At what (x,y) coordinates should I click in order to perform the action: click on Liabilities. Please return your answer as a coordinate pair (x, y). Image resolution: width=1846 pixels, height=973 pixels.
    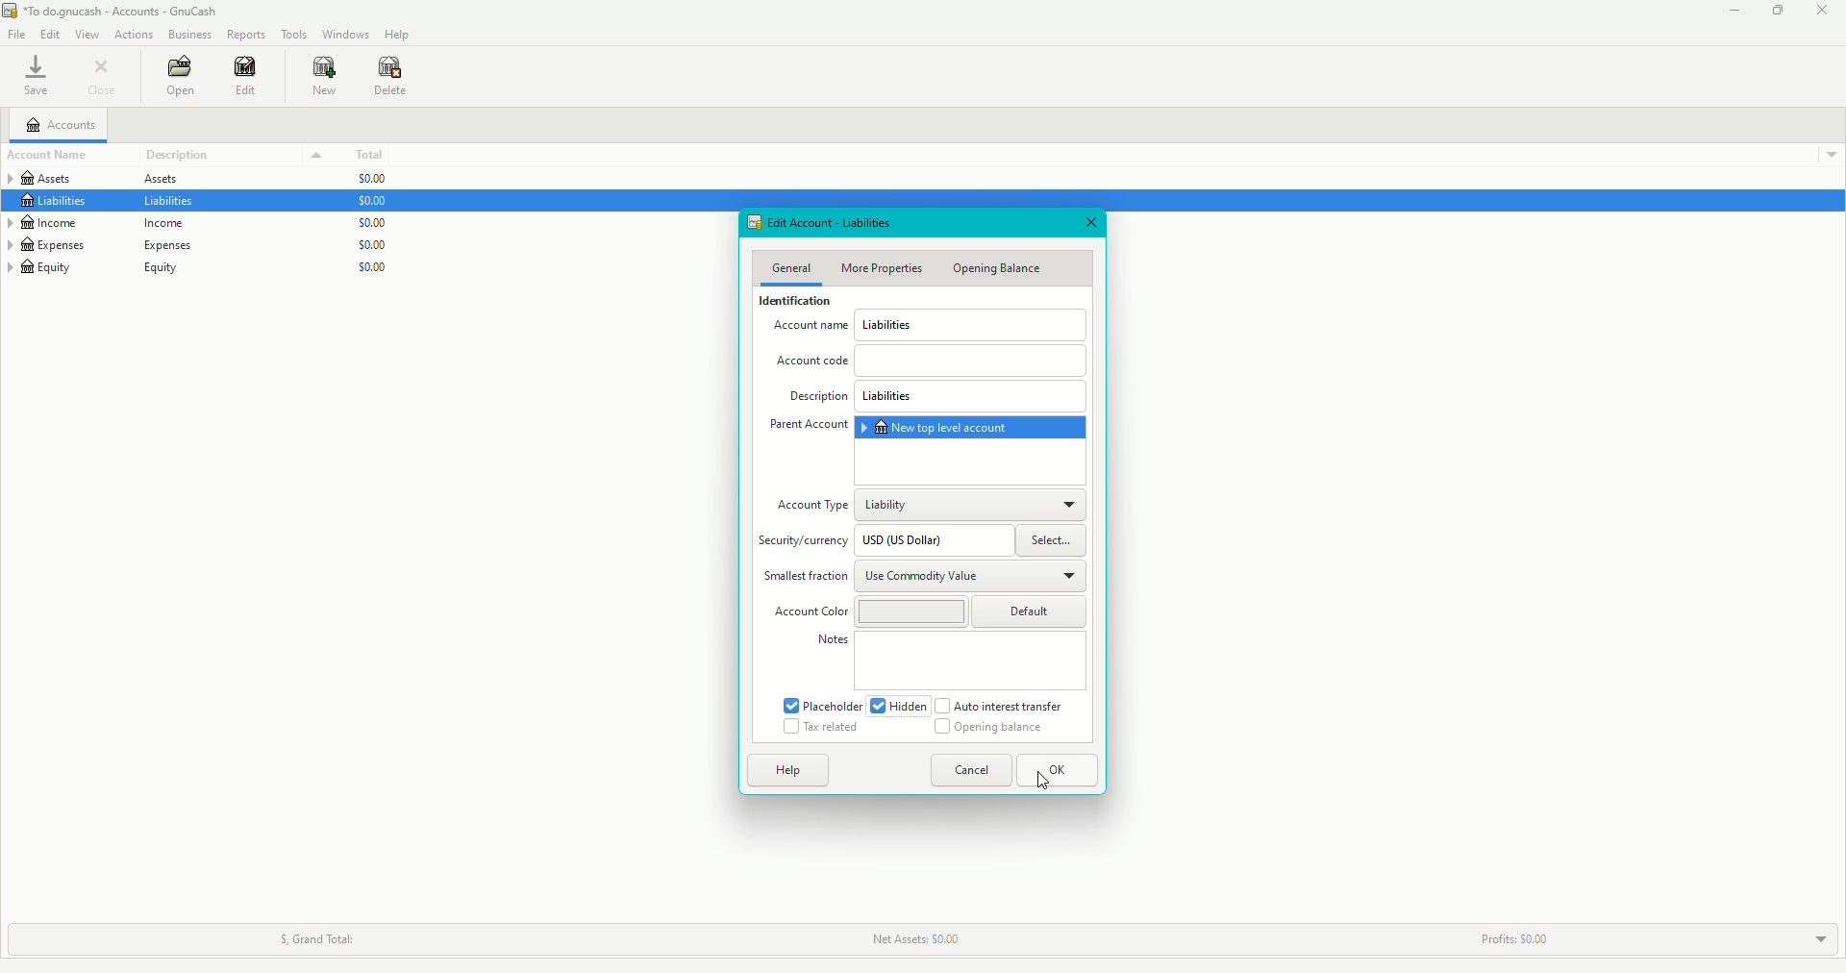
    Looking at the image, I should click on (972, 398).